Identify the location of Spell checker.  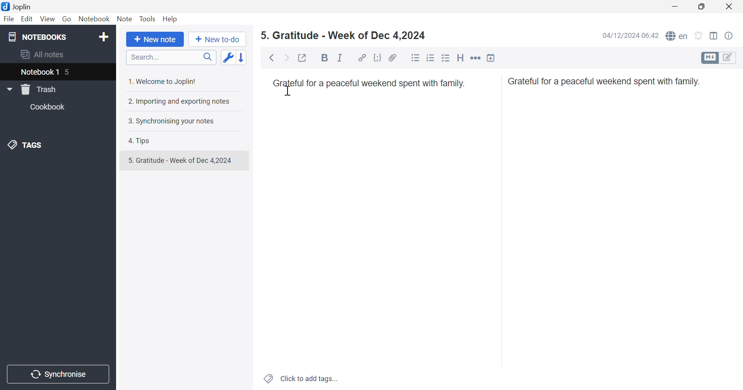
(677, 36).